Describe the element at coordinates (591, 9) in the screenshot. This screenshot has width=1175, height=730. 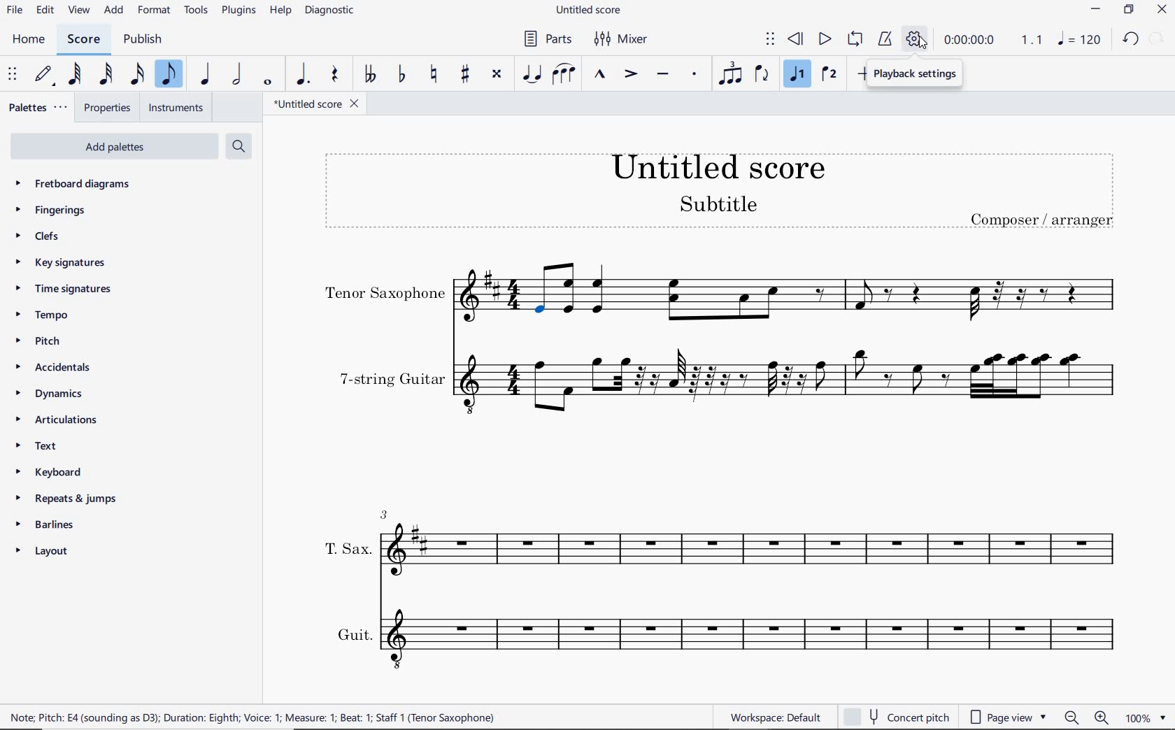
I see `FILE NAME` at that location.